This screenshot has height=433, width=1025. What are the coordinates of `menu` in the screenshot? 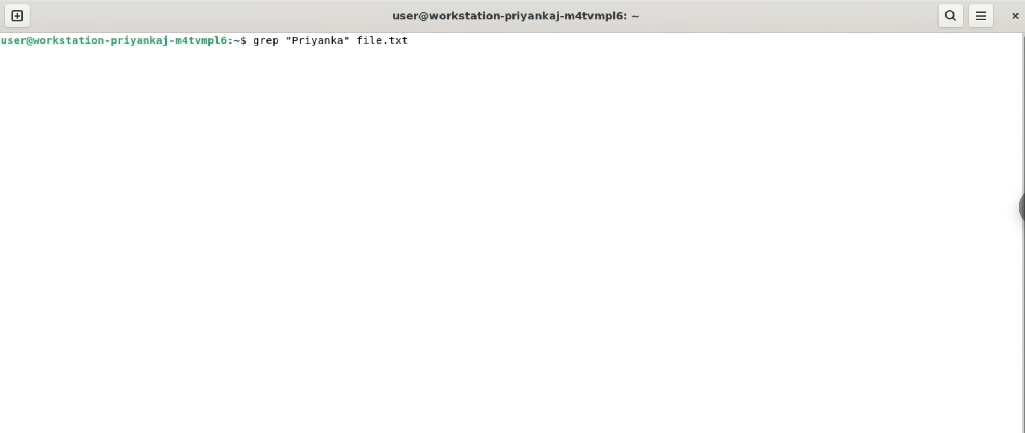 It's located at (982, 16).